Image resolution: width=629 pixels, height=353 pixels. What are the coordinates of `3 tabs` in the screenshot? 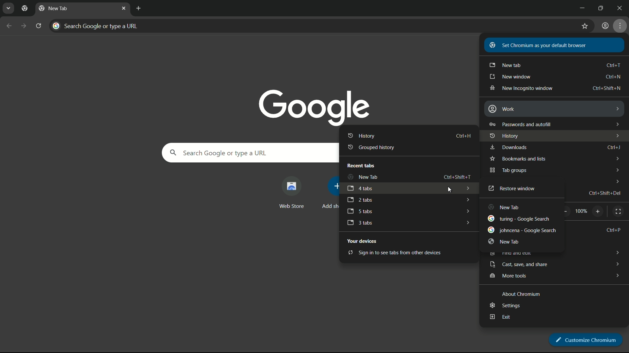 It's located at (359, 223).